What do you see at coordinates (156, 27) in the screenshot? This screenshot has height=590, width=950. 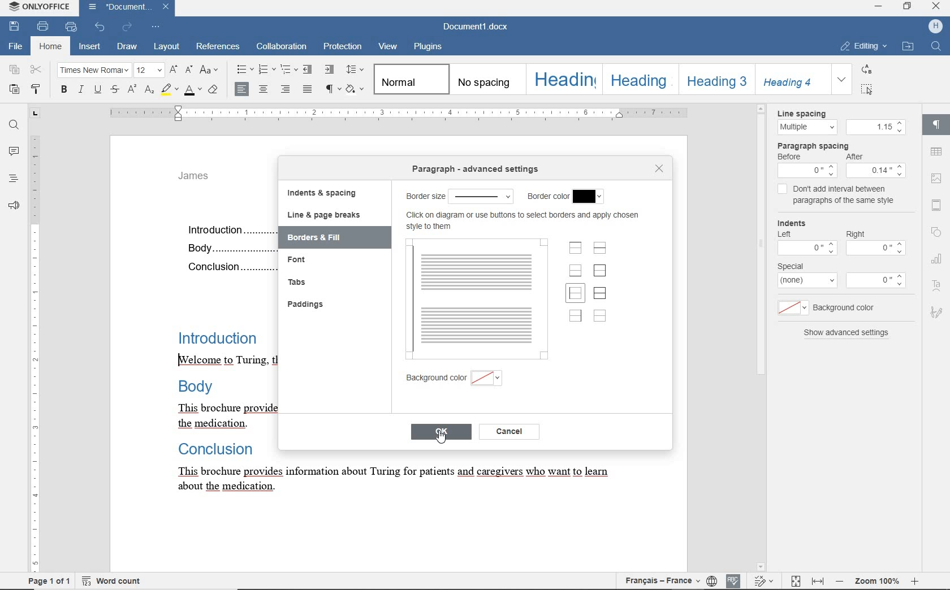 I see `customize quick access toolbar` at bounding box center [156, 27].